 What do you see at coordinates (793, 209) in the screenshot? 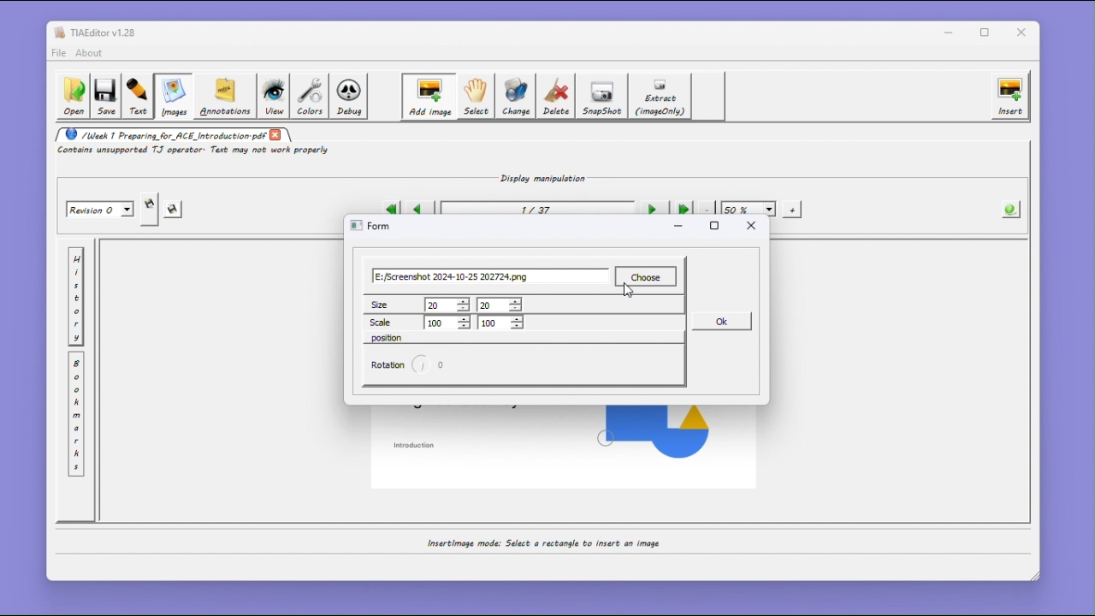
I see `+` at bounding box center [793, 209].